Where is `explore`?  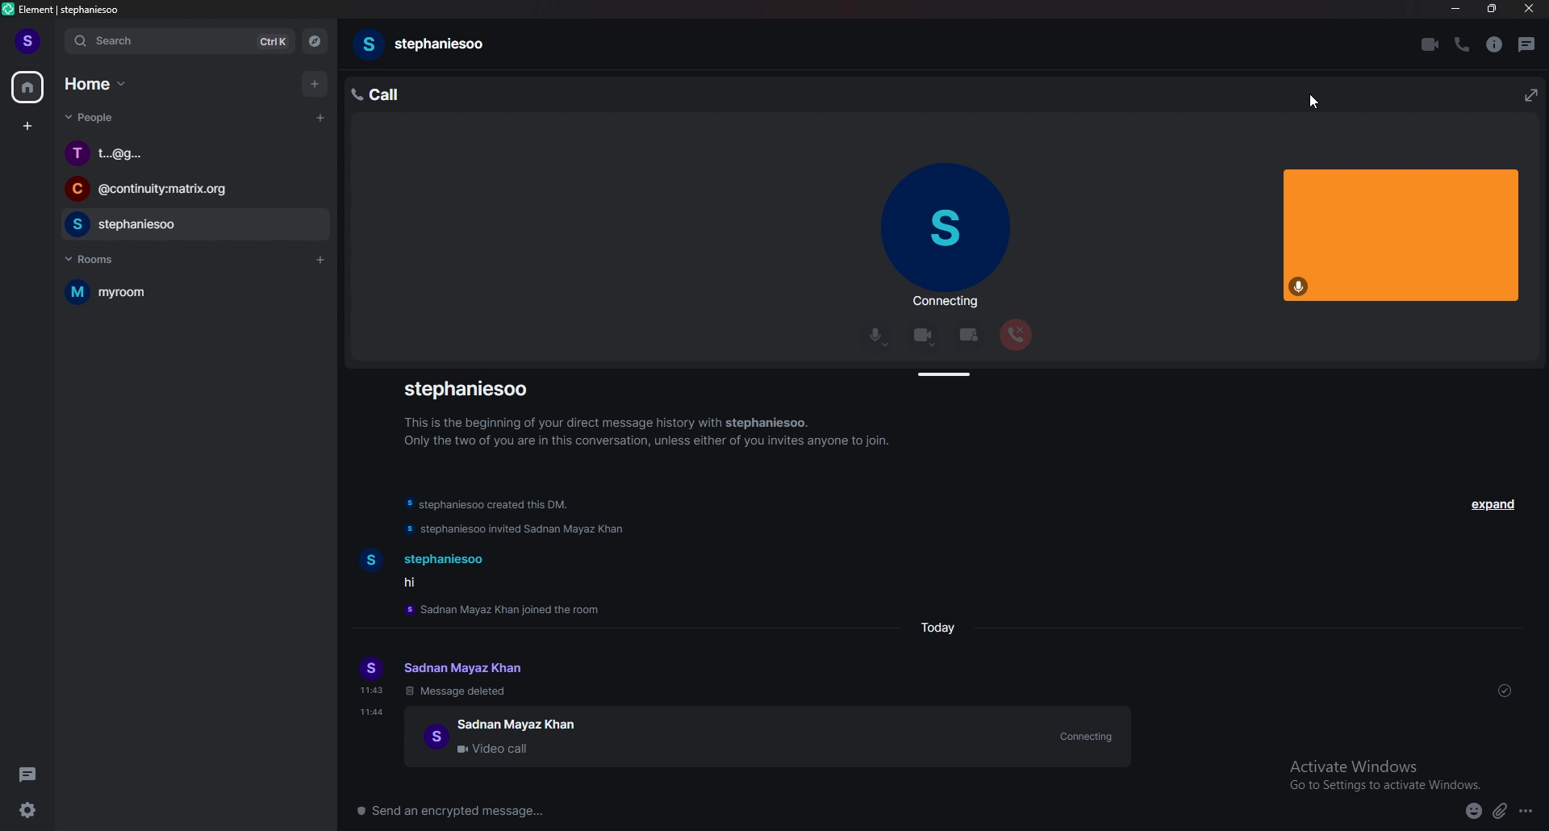
explore is located at coordinates (315, 41).